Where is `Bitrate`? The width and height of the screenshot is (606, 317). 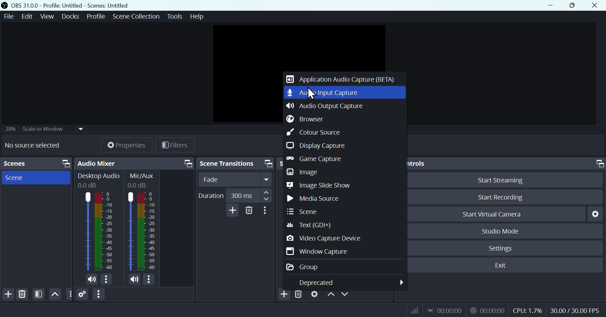 Bitrate is located at coordinates (413, 310).